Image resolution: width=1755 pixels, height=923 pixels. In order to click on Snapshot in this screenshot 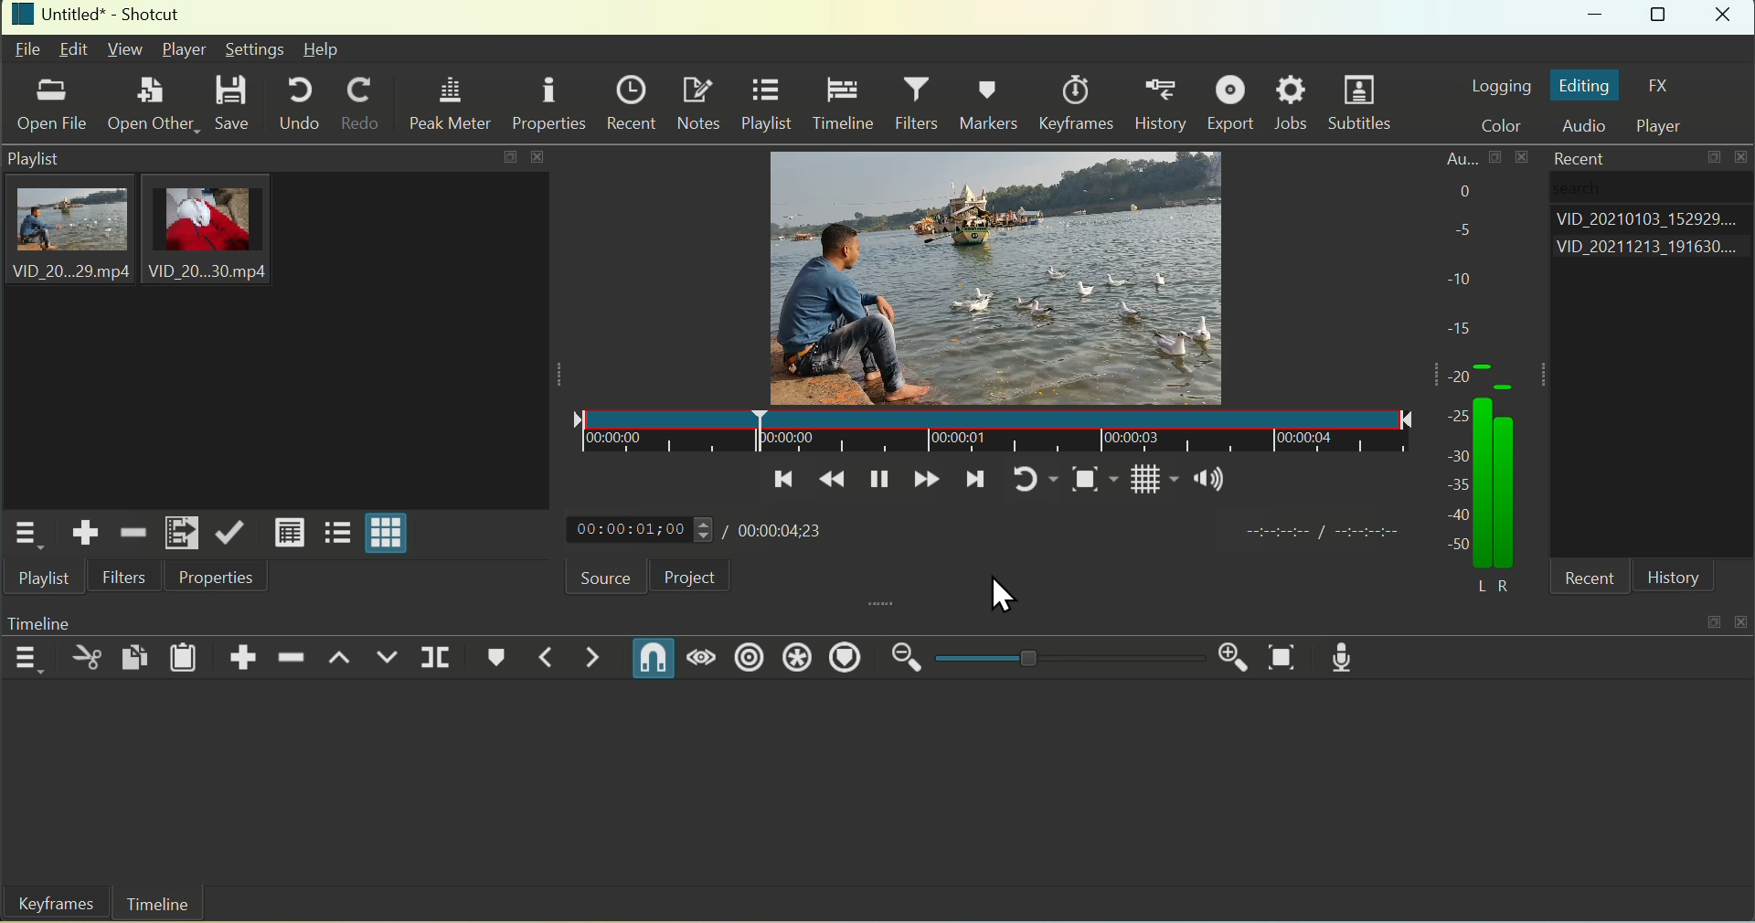, I will do `click(1083, 483)`.